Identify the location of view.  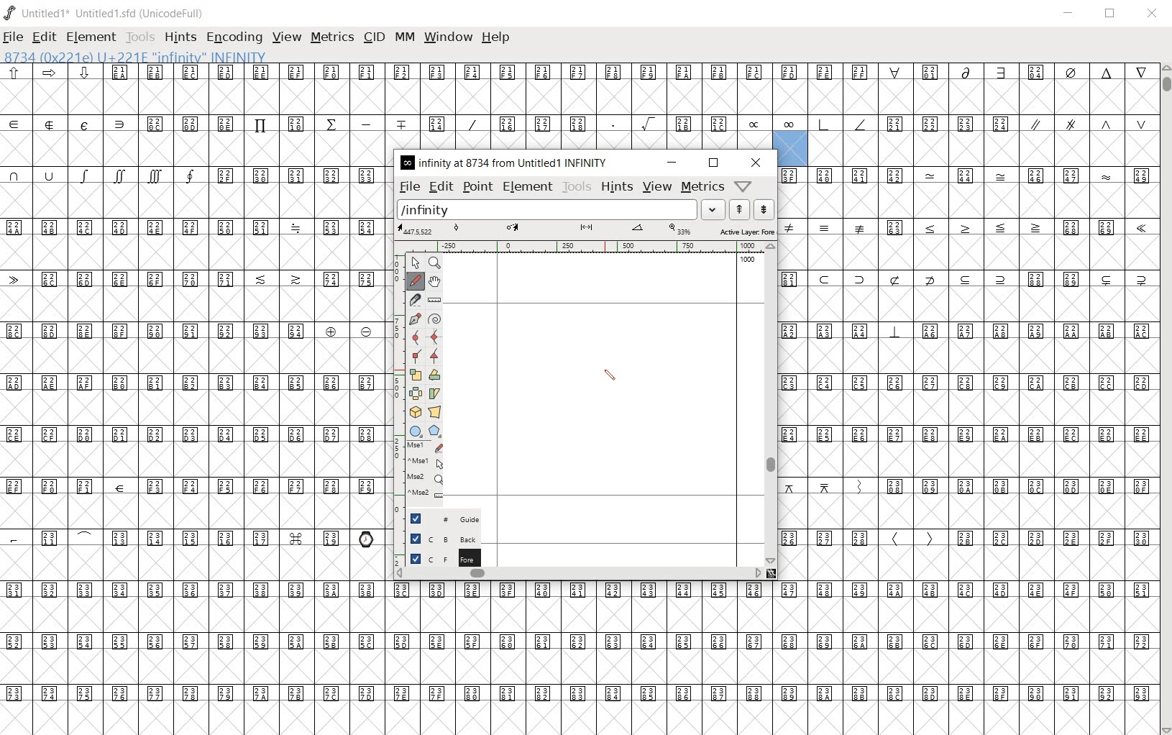
(657, 187).